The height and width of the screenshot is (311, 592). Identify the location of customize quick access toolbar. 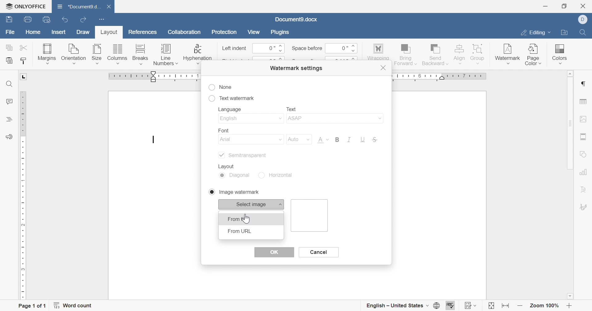
(100, 19).